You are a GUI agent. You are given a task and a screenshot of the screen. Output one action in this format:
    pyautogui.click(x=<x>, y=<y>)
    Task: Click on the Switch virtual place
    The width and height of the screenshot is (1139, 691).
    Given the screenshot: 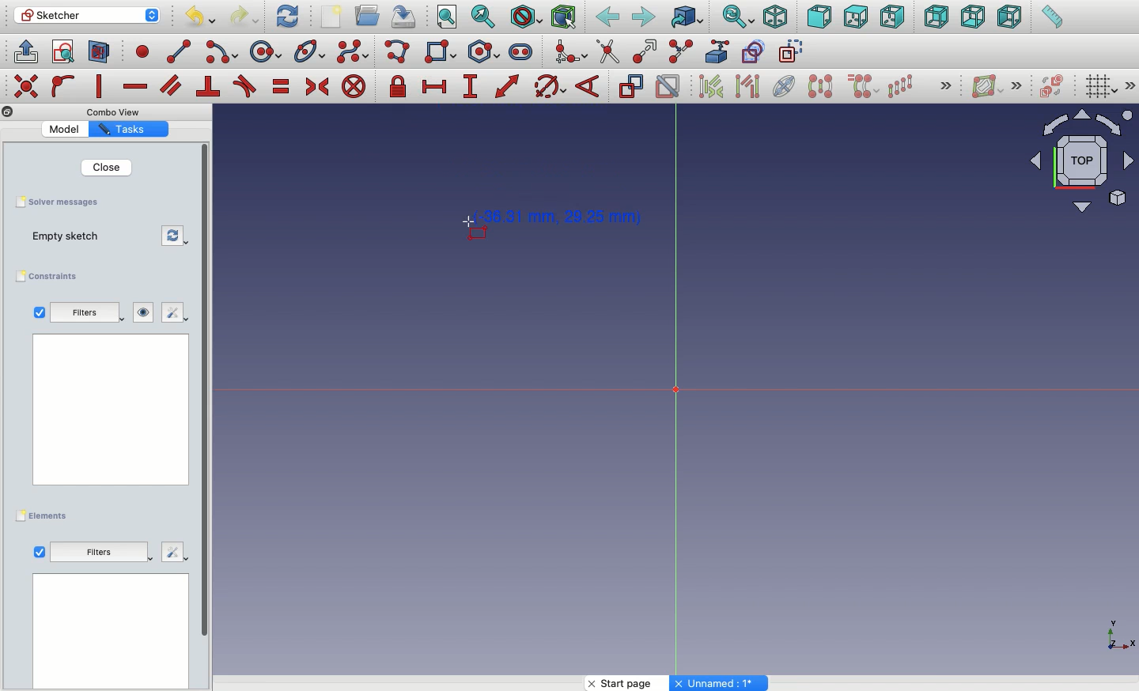 What is the action you would take?
    pyautogui.click(x=1049, y=88)
    